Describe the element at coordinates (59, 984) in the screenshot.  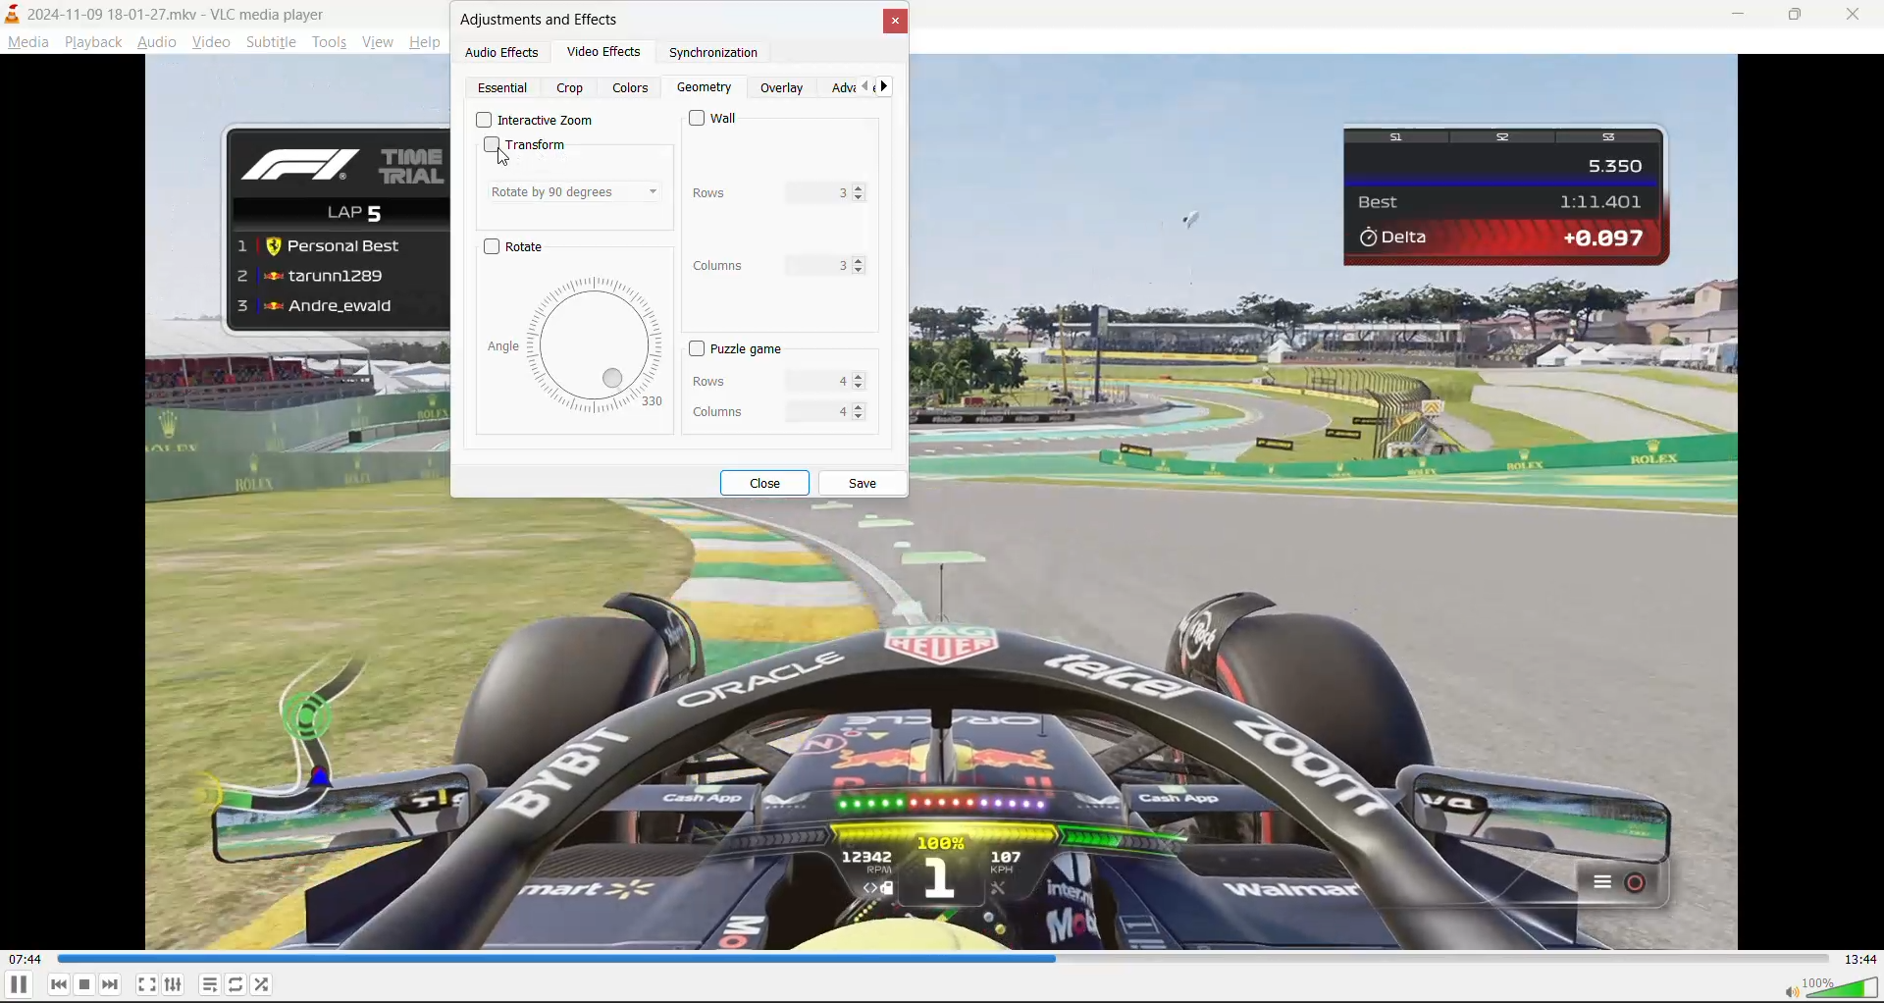
I see `previous` at that location.